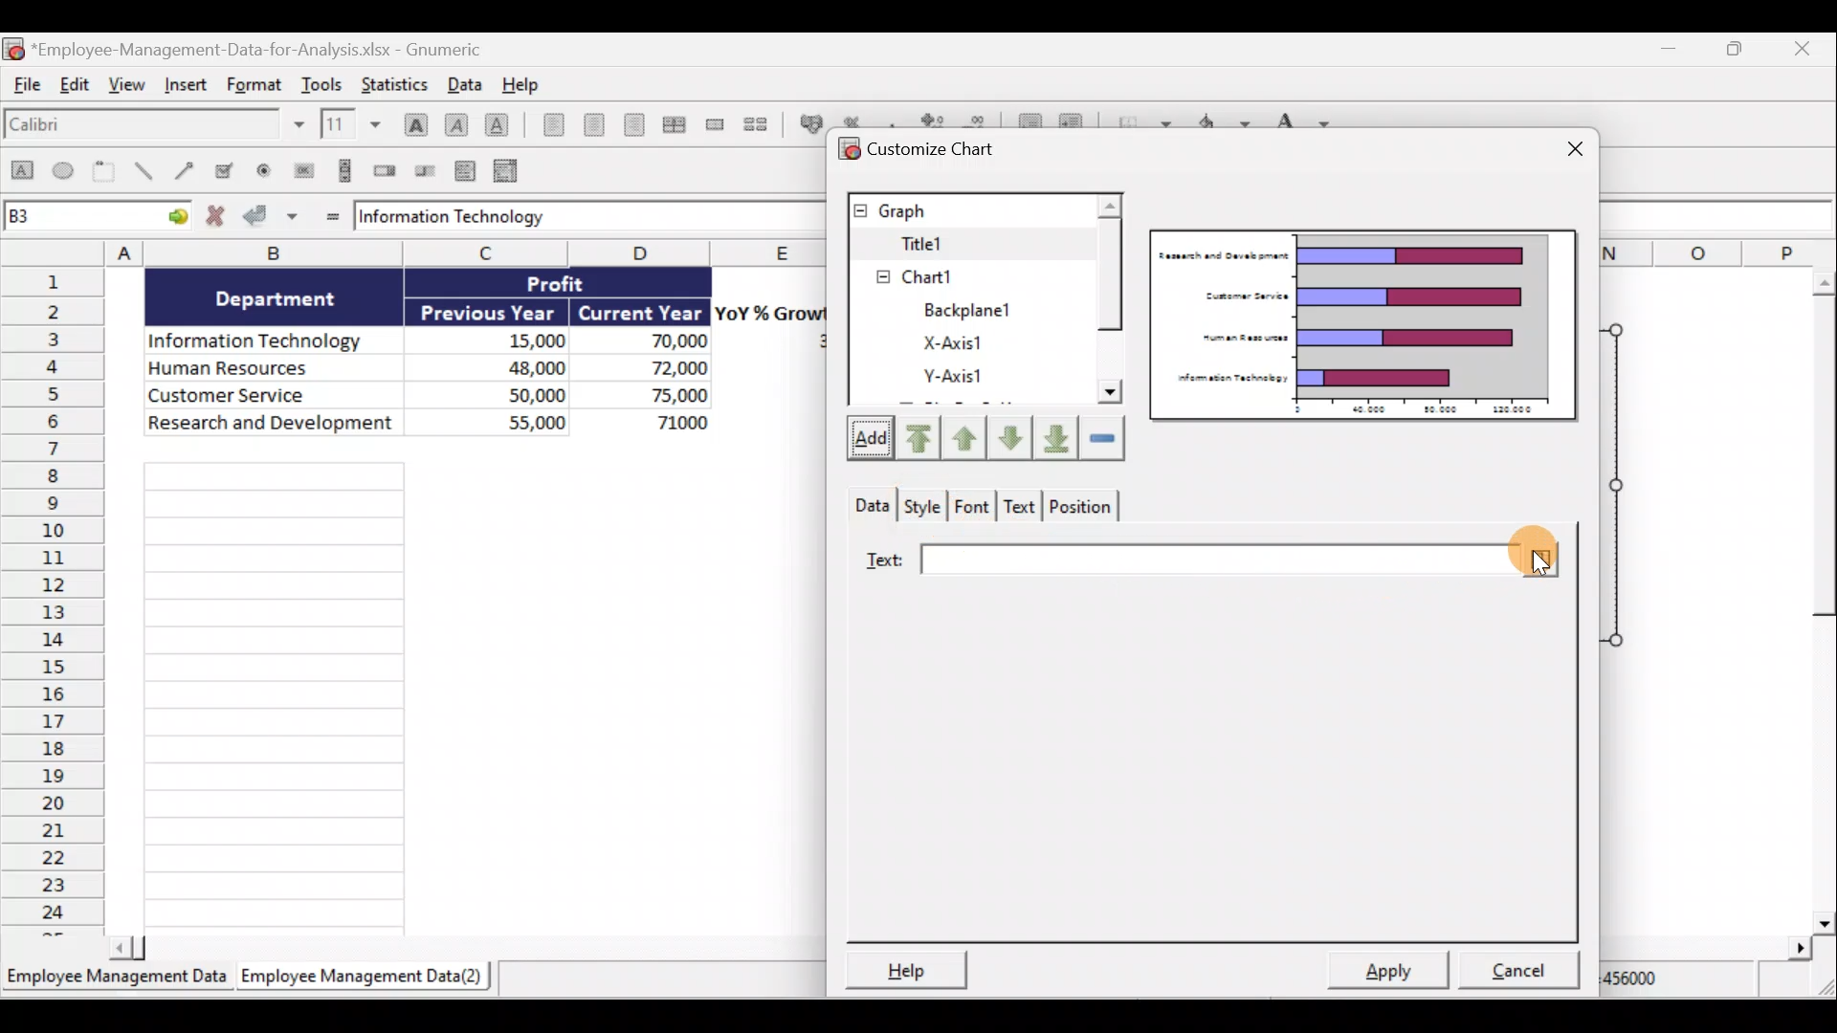 Image resolution: width=1837 pixels, height=1033 pixels. Describe the element at coordinates (1055, 441) in the screenshot. I see `Move downward` at that location.